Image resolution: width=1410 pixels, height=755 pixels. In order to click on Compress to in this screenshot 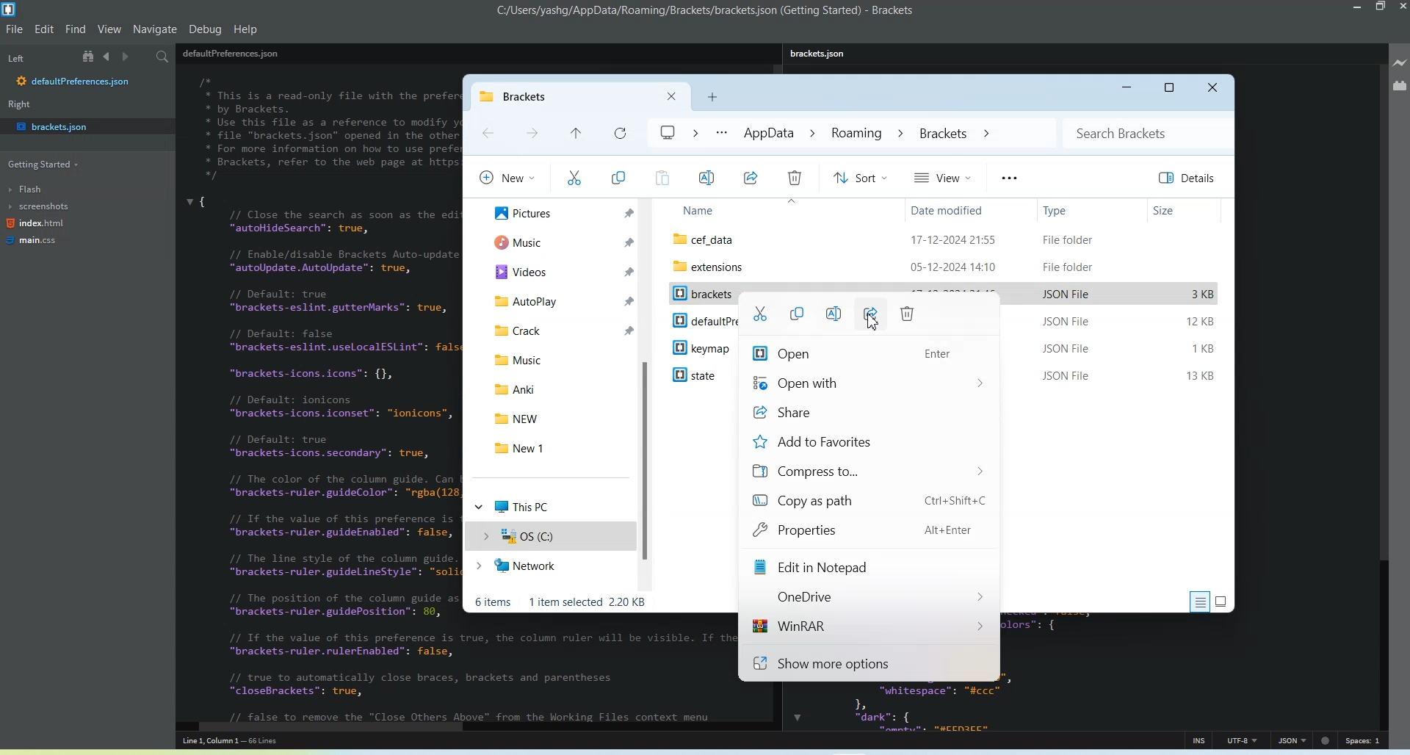, I will do `click(867, 472)`.